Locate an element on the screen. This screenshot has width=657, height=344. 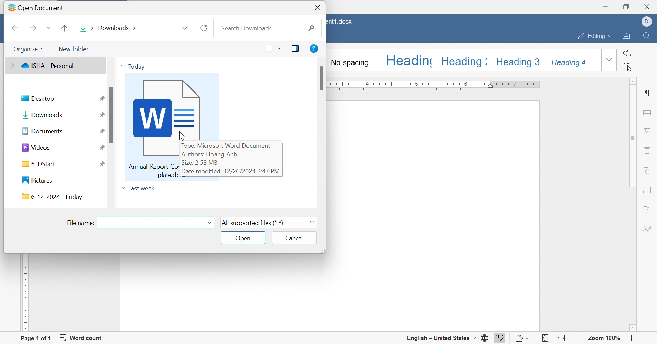
open document is located at coordinates (33, 6).